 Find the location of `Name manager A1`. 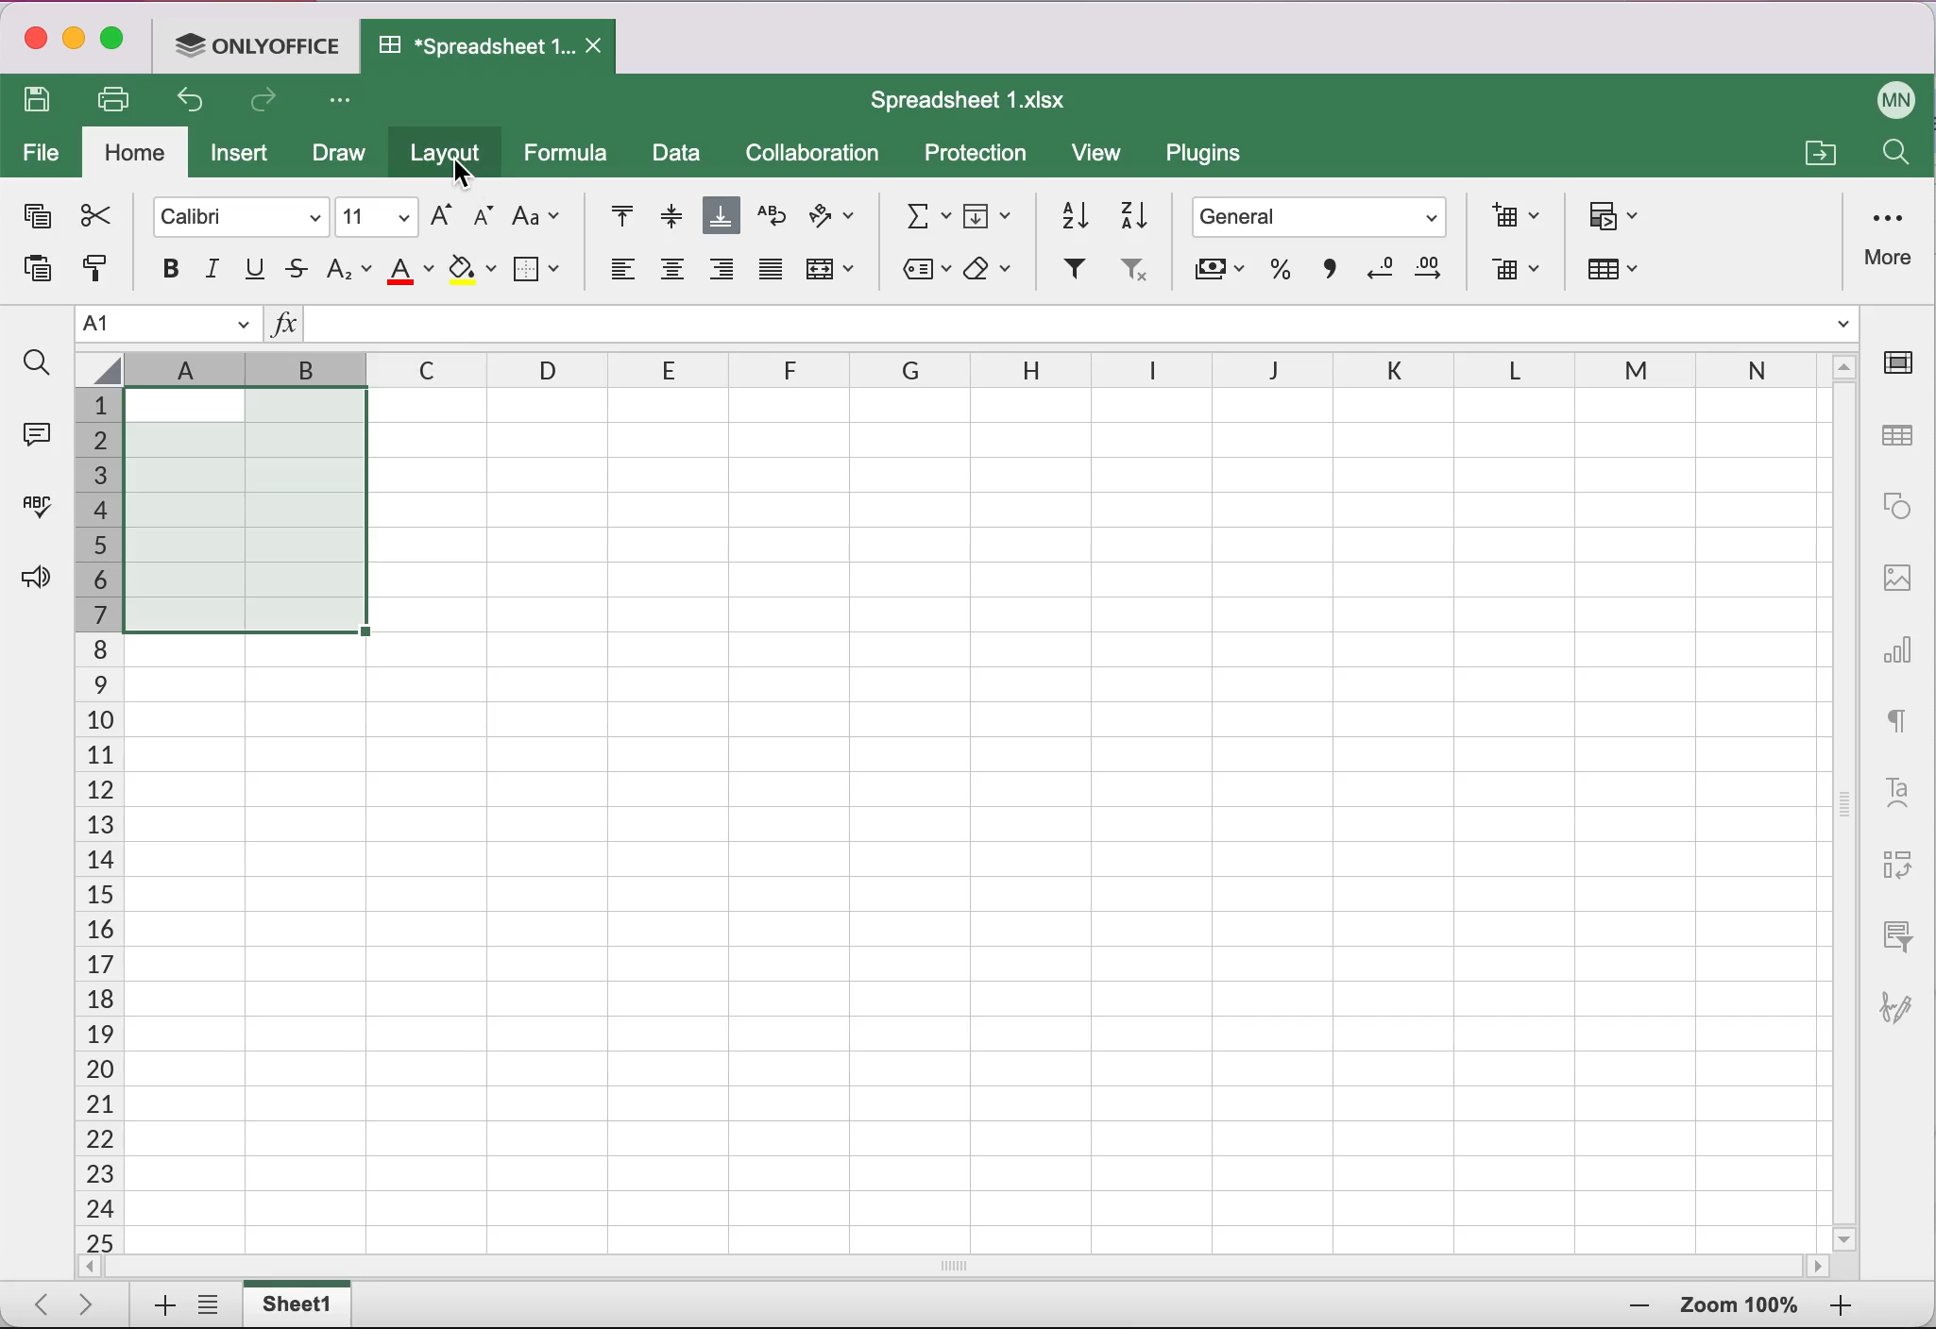

Name manager A1 is located at coordinates (168, 325).